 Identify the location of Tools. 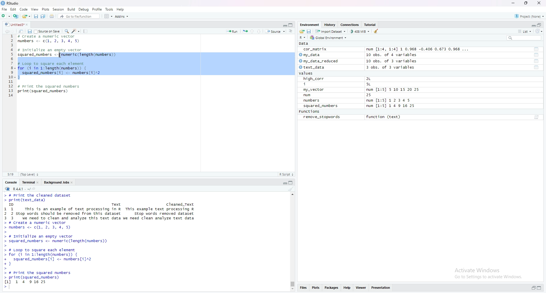
(109, 9).